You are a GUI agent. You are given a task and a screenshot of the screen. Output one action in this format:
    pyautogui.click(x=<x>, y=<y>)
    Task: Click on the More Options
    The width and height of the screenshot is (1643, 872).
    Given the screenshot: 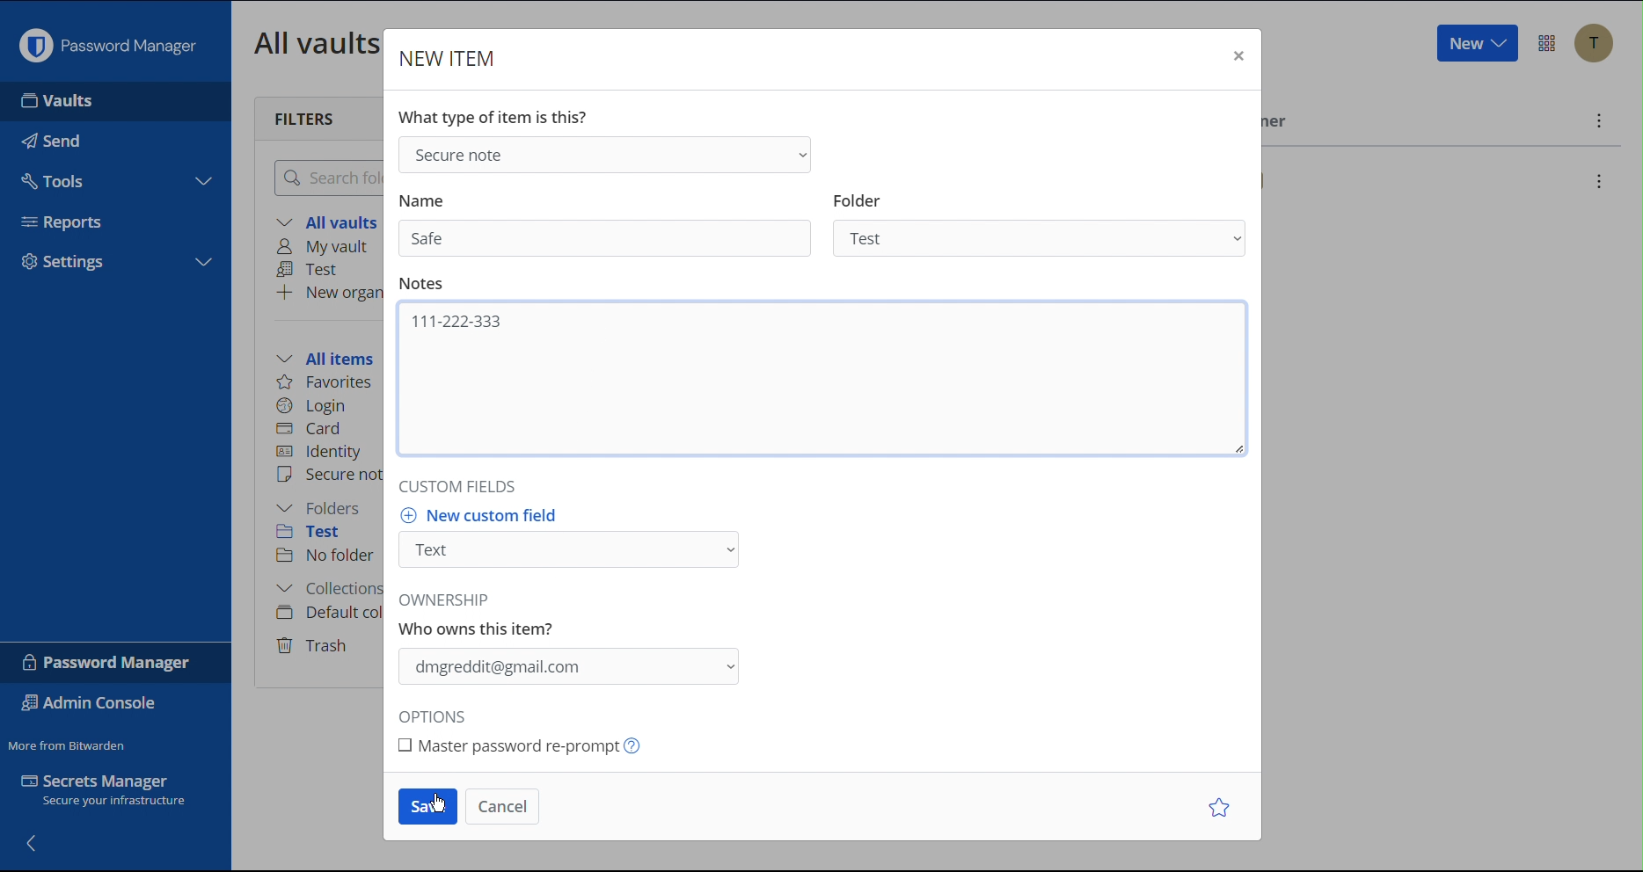 What is the action you would take?
    pyautogui.click(x=1547, y=43)
    